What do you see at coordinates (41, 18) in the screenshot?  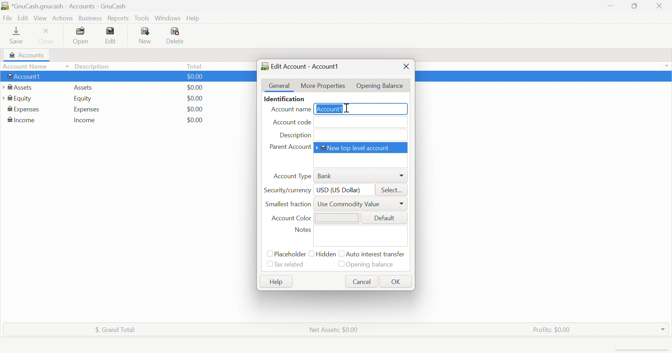 I see `View` at bounding box center [41, 18].